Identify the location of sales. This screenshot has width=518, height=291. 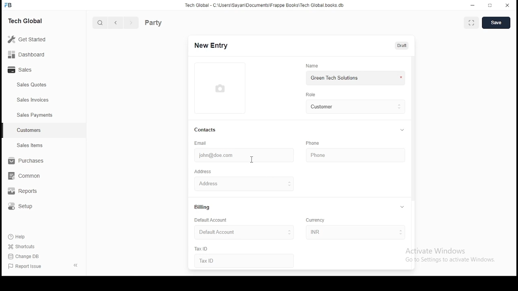
(22, 70).